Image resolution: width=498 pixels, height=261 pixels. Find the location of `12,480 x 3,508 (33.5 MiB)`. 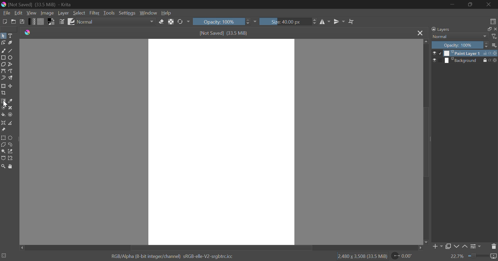

12,480 x 3,508 (33.5 MiB) is located at coordinates (362, 256).